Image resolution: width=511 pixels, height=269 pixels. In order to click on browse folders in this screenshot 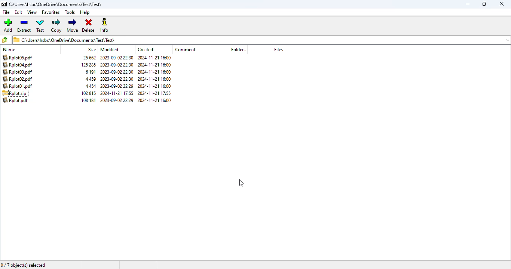, I will do `click(4, 40)`.